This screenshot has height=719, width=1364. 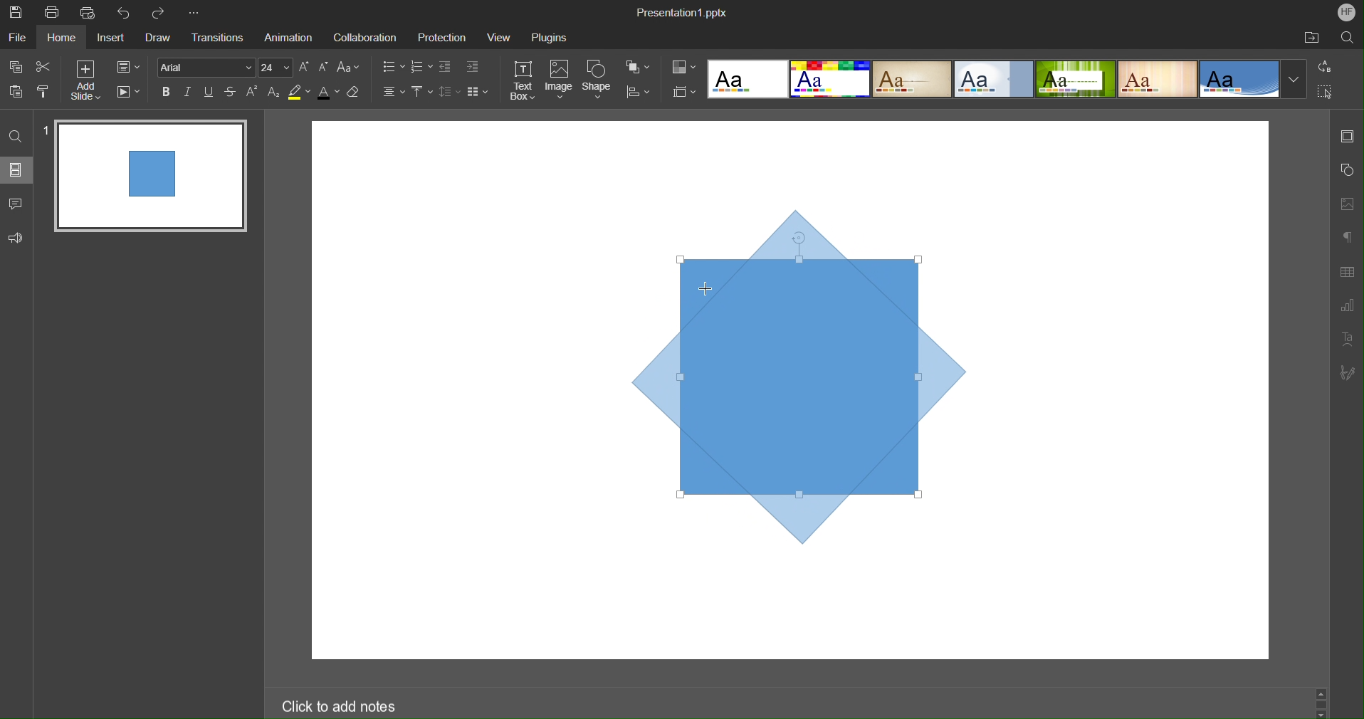 I want to click on Slide Size, so click(x=683, y=91).